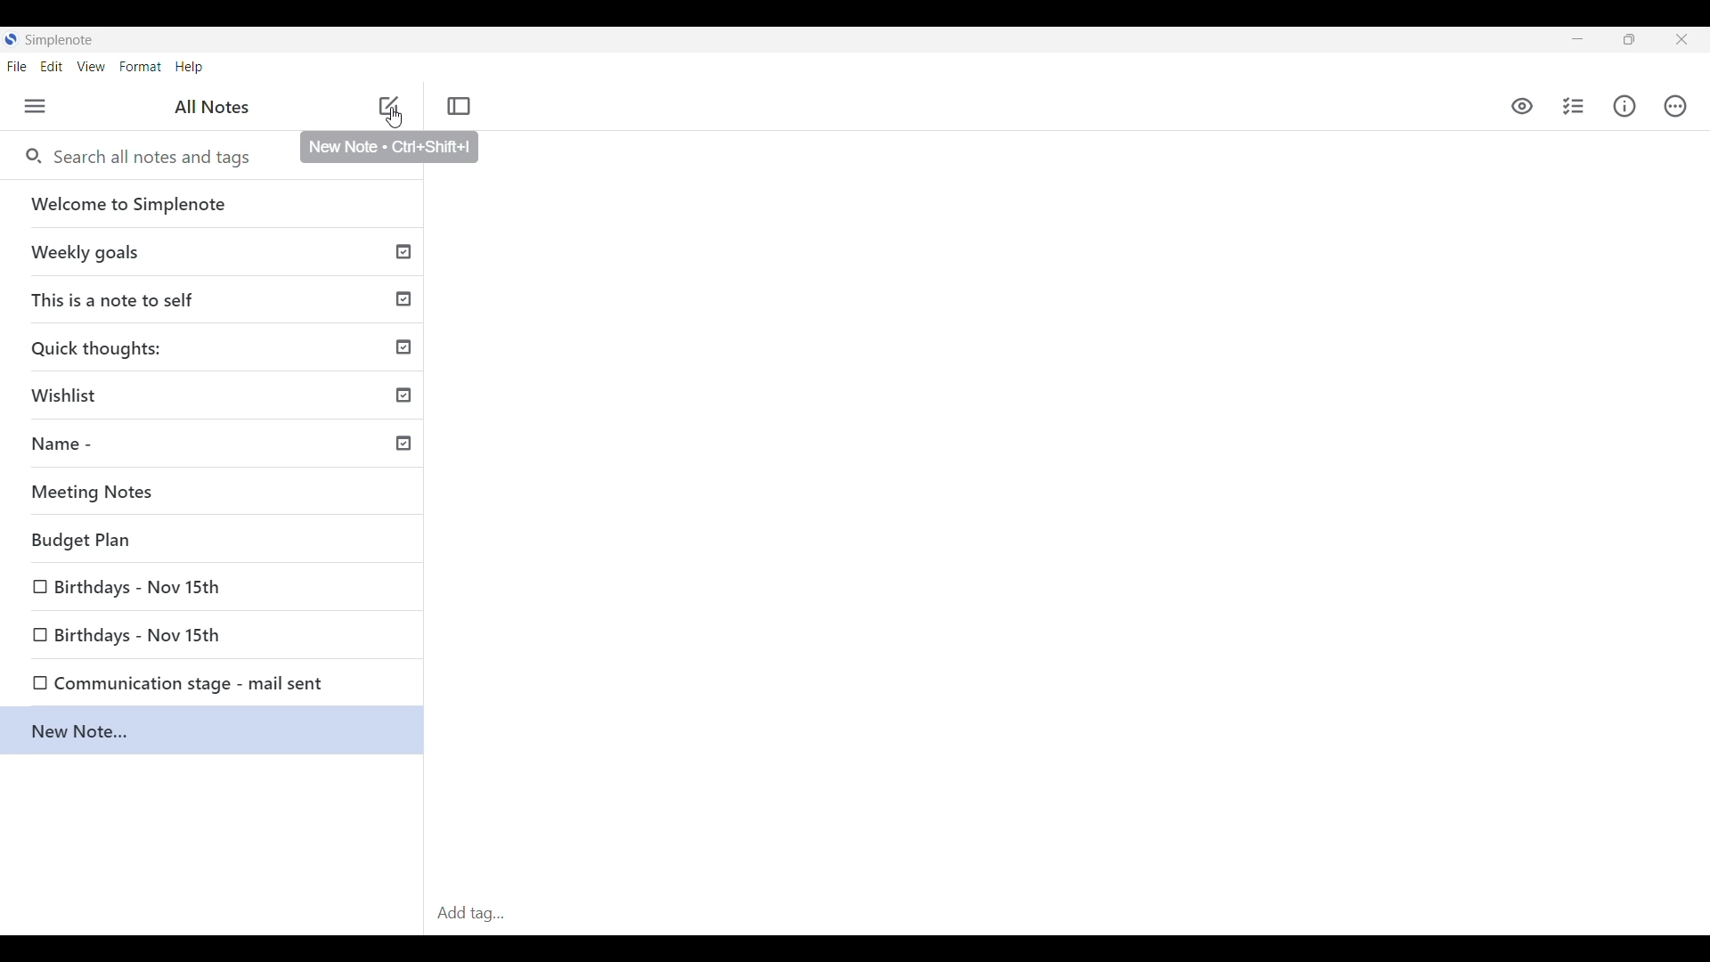 Image resolution: width=1710 pixels, height=962 pixels. What do you see at coordinates (52, 66) in the screenshot?
I see `Edit ` at bounding box center [52, 66].